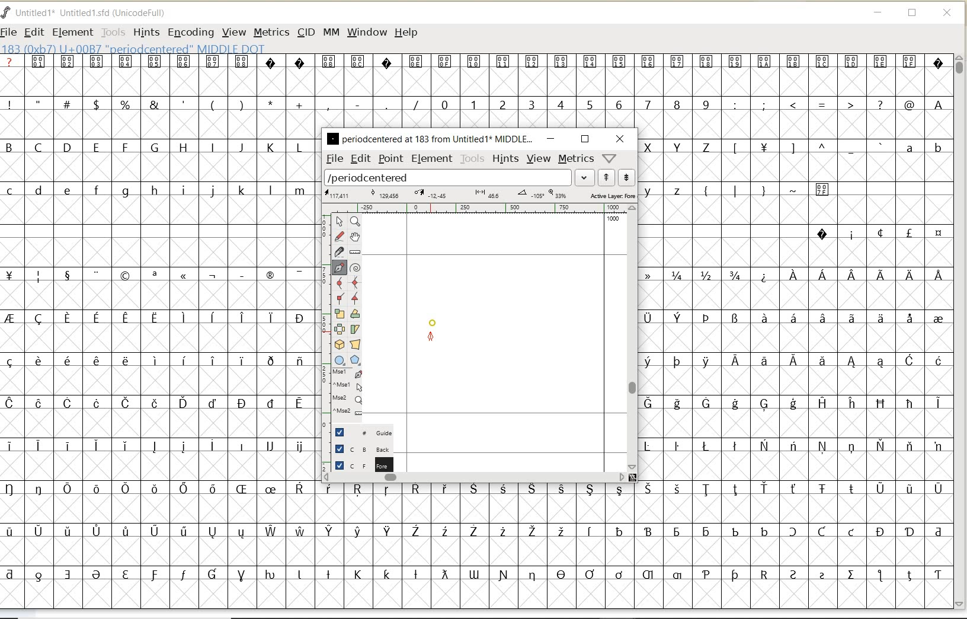 The image size is (967, 619). I want to click on polygon or star, so click(357, 360).